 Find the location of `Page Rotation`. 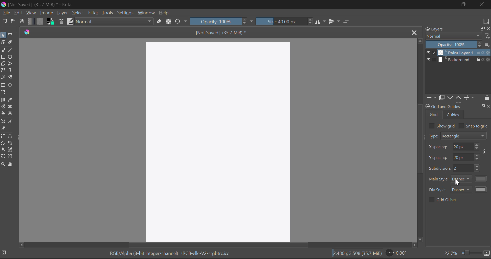

Page Rotation is located at coordinates (397, 253).